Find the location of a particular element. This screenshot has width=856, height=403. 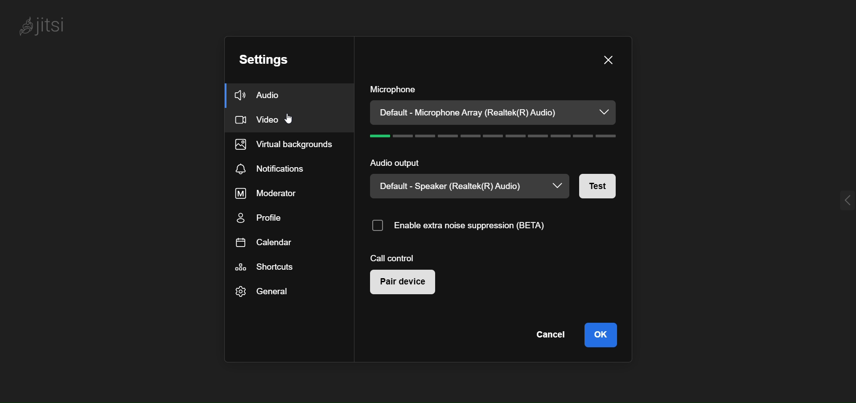

test is located at coordinates (599, 187).